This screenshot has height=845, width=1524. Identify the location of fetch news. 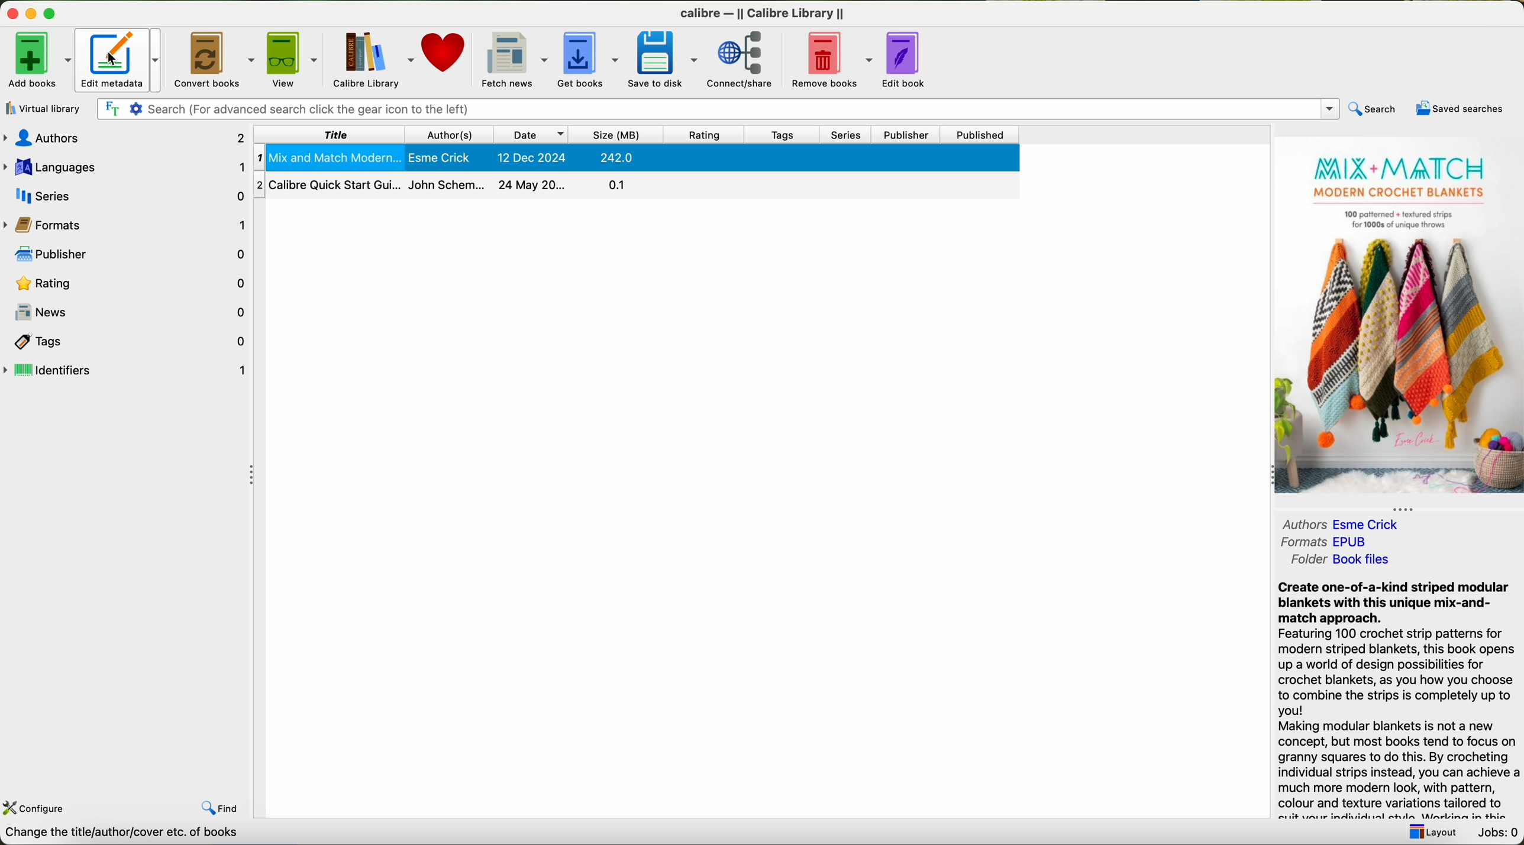
(514, 57).